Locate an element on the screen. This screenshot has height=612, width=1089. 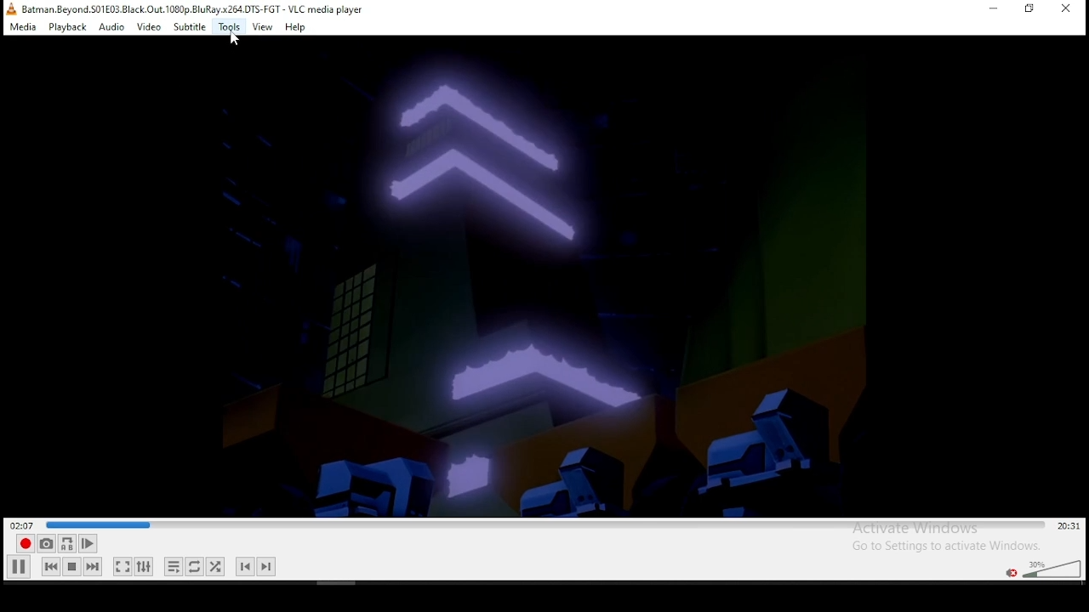
previous chapter is located at coordinates (244, 567).